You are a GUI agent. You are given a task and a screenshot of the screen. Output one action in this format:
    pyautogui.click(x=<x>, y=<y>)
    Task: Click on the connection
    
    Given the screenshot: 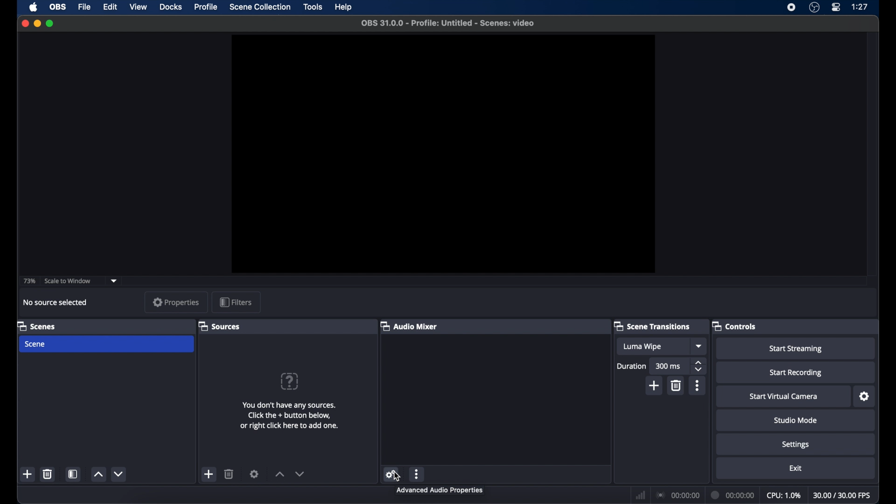 What is the action you would take?
    pyautogui.click(x=679, y=496)
    